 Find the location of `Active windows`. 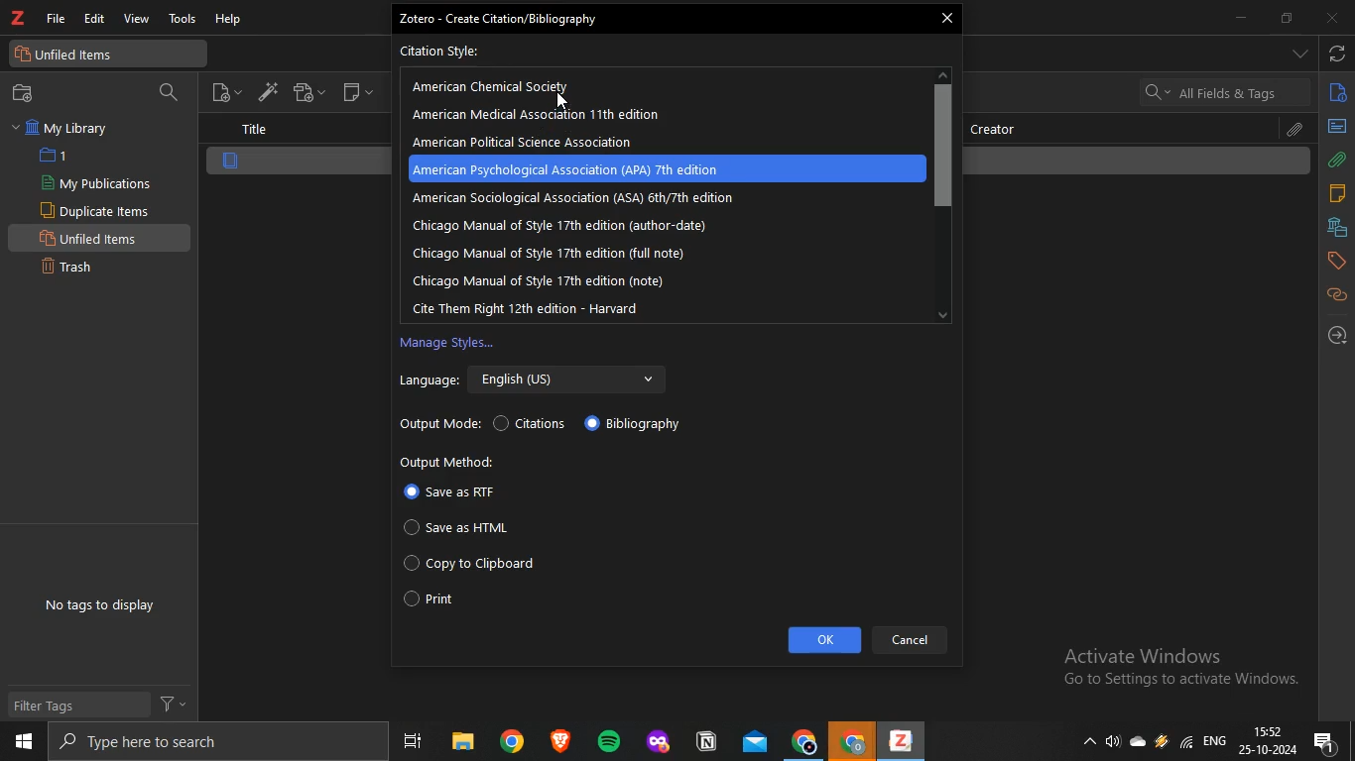

Active windows is located at coordinates (1173, 669).